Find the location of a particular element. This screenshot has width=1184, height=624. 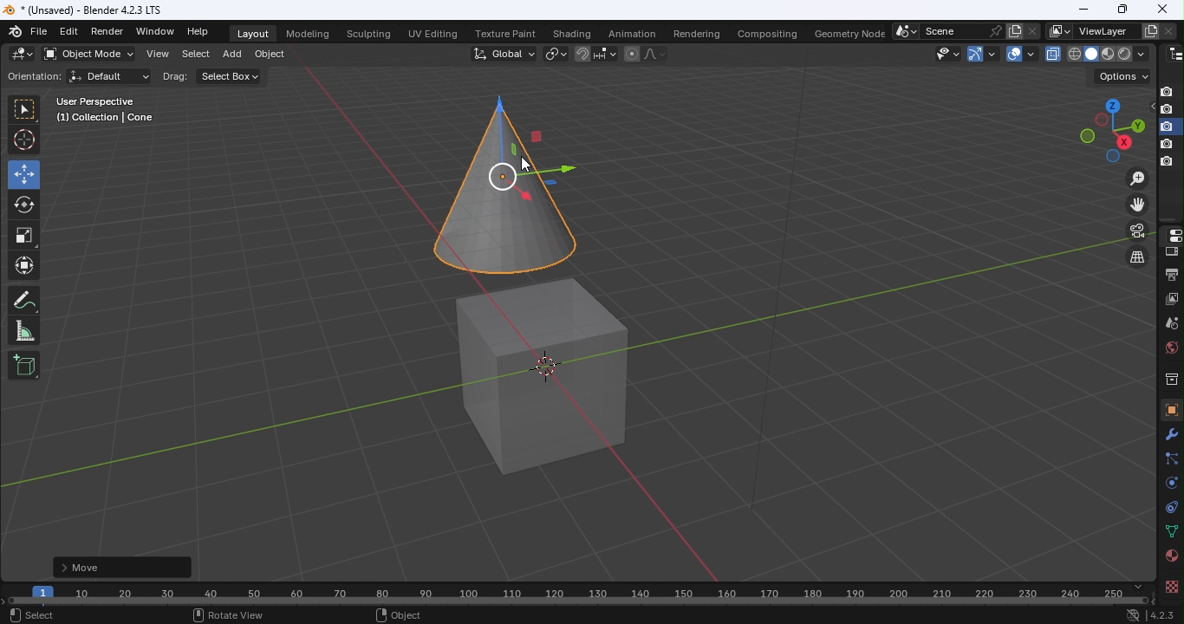

Default is located at coordinates (109, 76).